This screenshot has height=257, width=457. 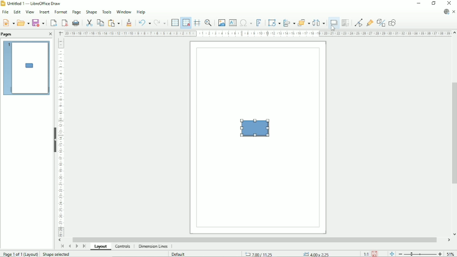 I want to click on Format, so click(x=62, y=12).